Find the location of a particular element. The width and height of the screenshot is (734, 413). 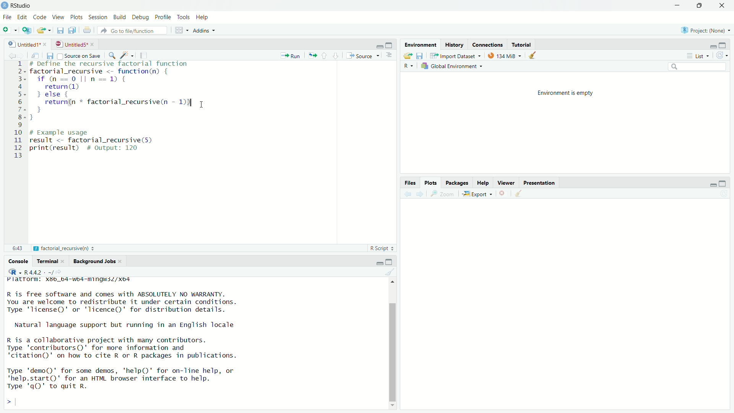

Maximize is located at coordinates (390, 262).